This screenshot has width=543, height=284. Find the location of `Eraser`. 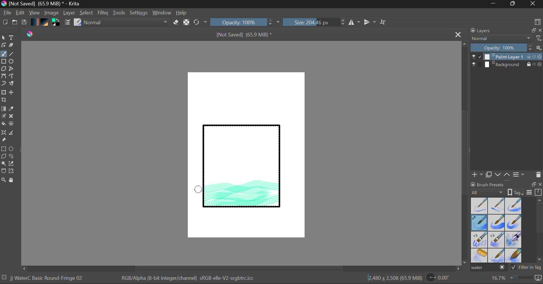

Eraser is located at coordinates (176, 22).